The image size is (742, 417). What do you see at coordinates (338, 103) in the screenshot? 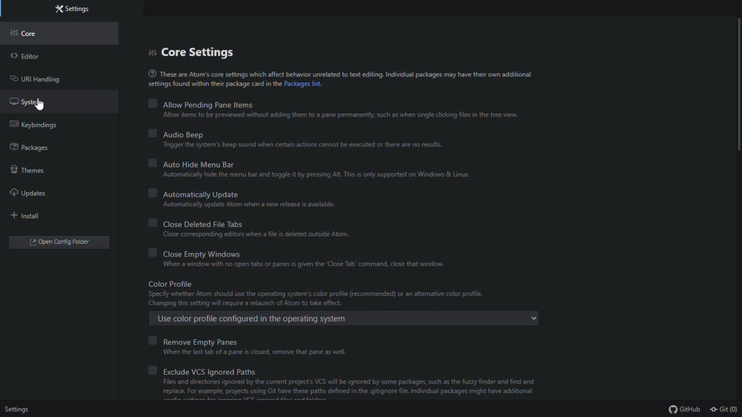
I see `Allow Pending Pane itemsAllow items to be previewed without adding them to. pane permanently, such as when single clicking les in the tree view.` at bounding box center [338, 103].